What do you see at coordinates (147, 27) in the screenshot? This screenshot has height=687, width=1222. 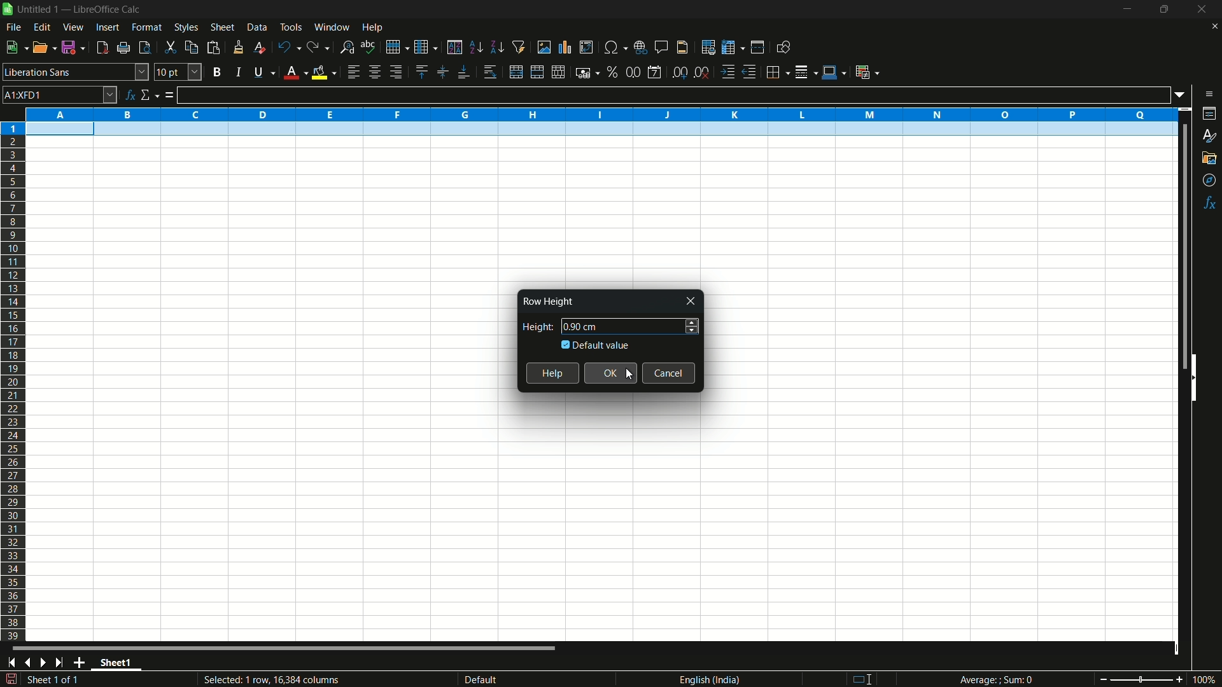 I see `format menu` at bounding box center [147, 27].